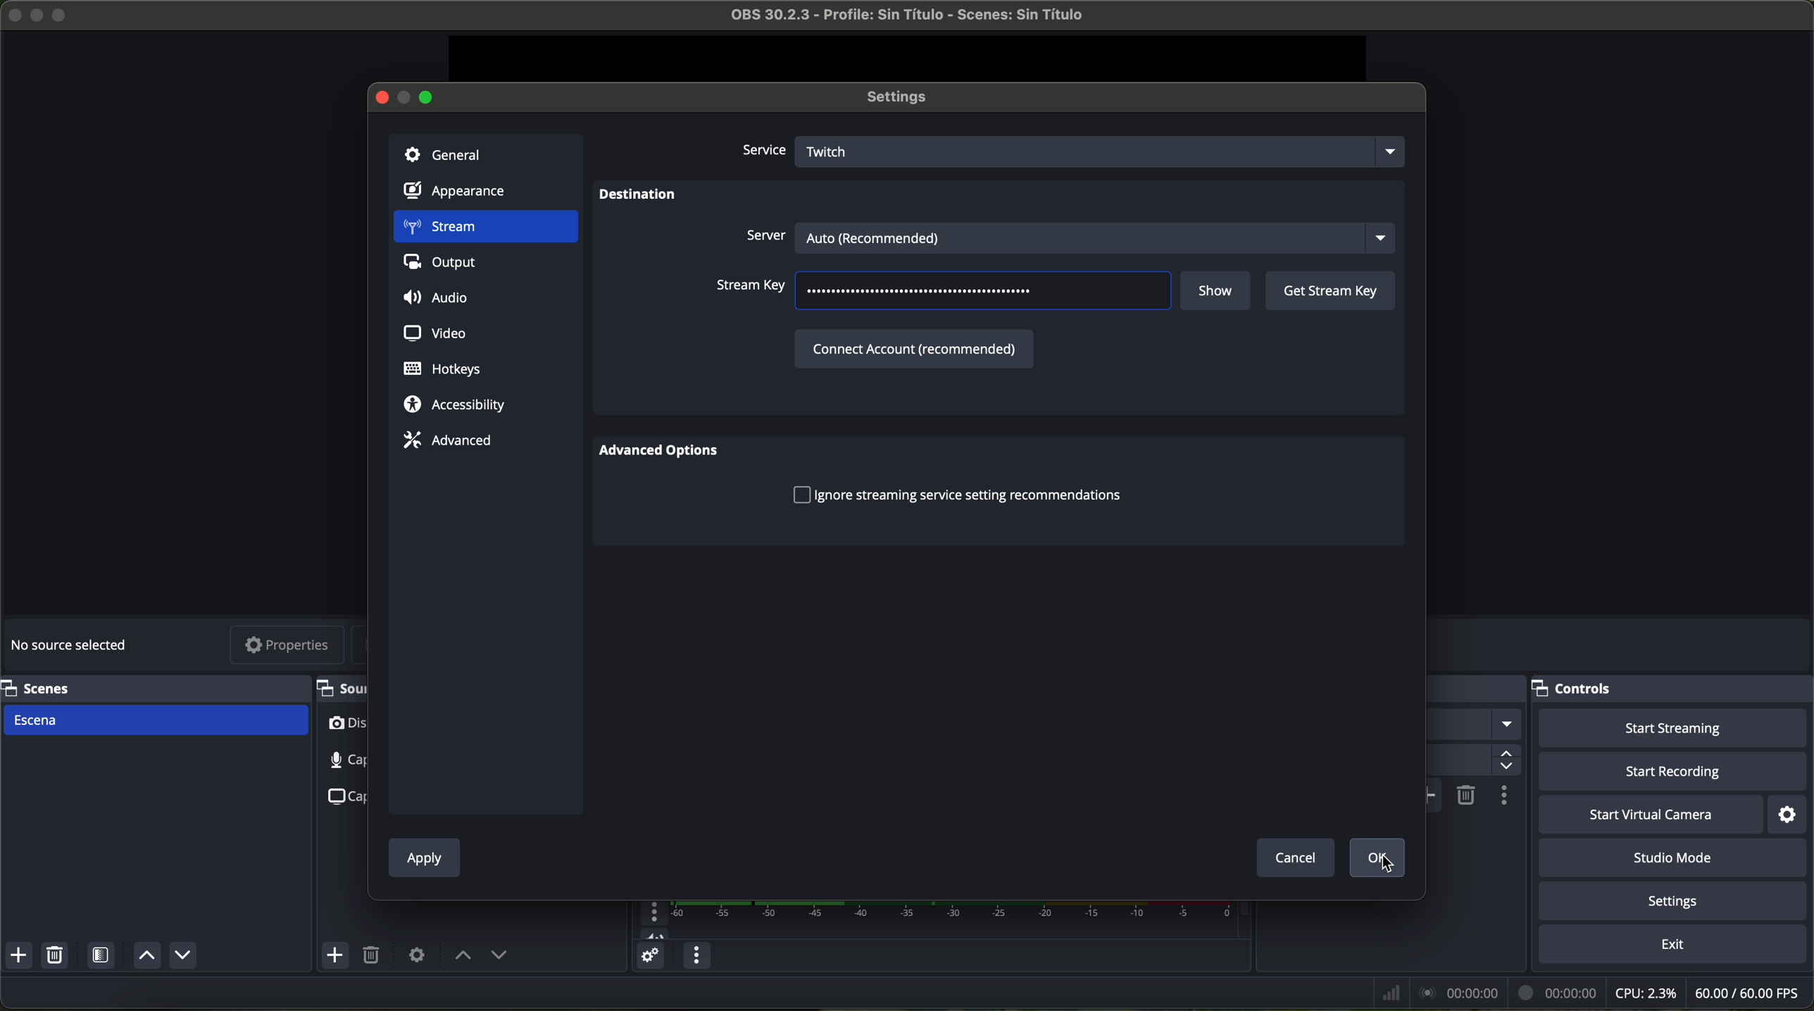 This screenshot has width=1814, height=1011. What do you see at coordinates (1651, 815) in the screenshot?
I see `start virtual camera` at bounding box center [1651, 815].